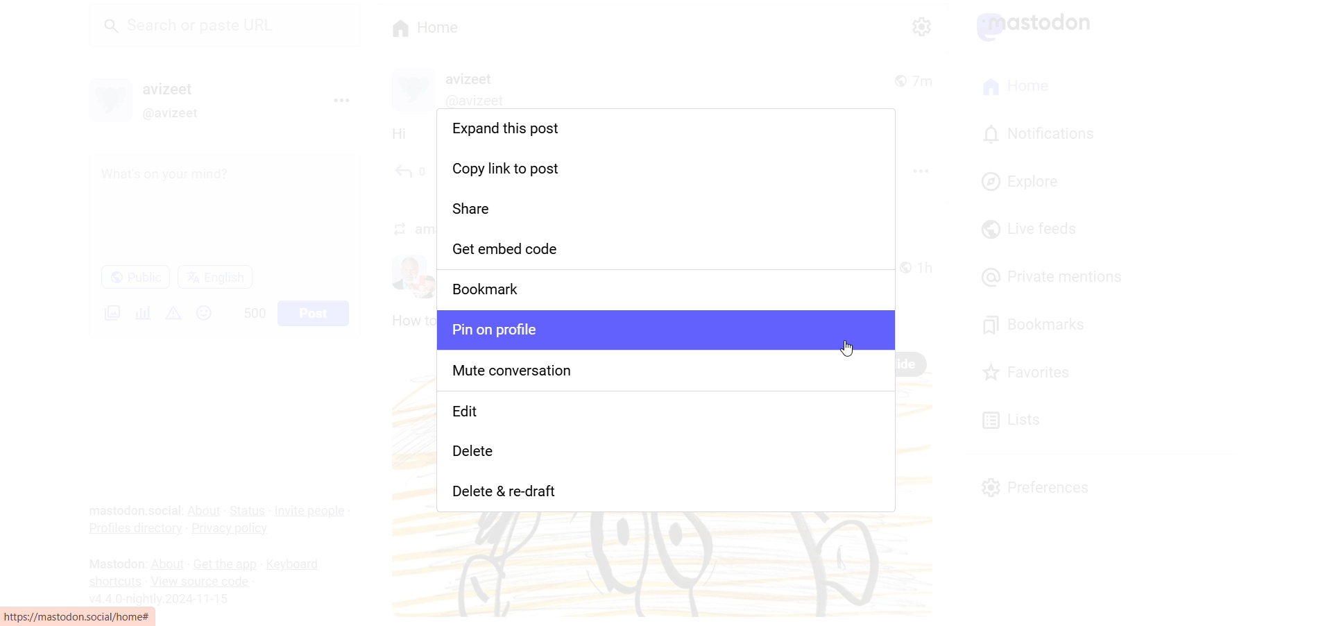 The height and width of the screenshot is (626, 1332). I want to click on More, so click(952, 192).